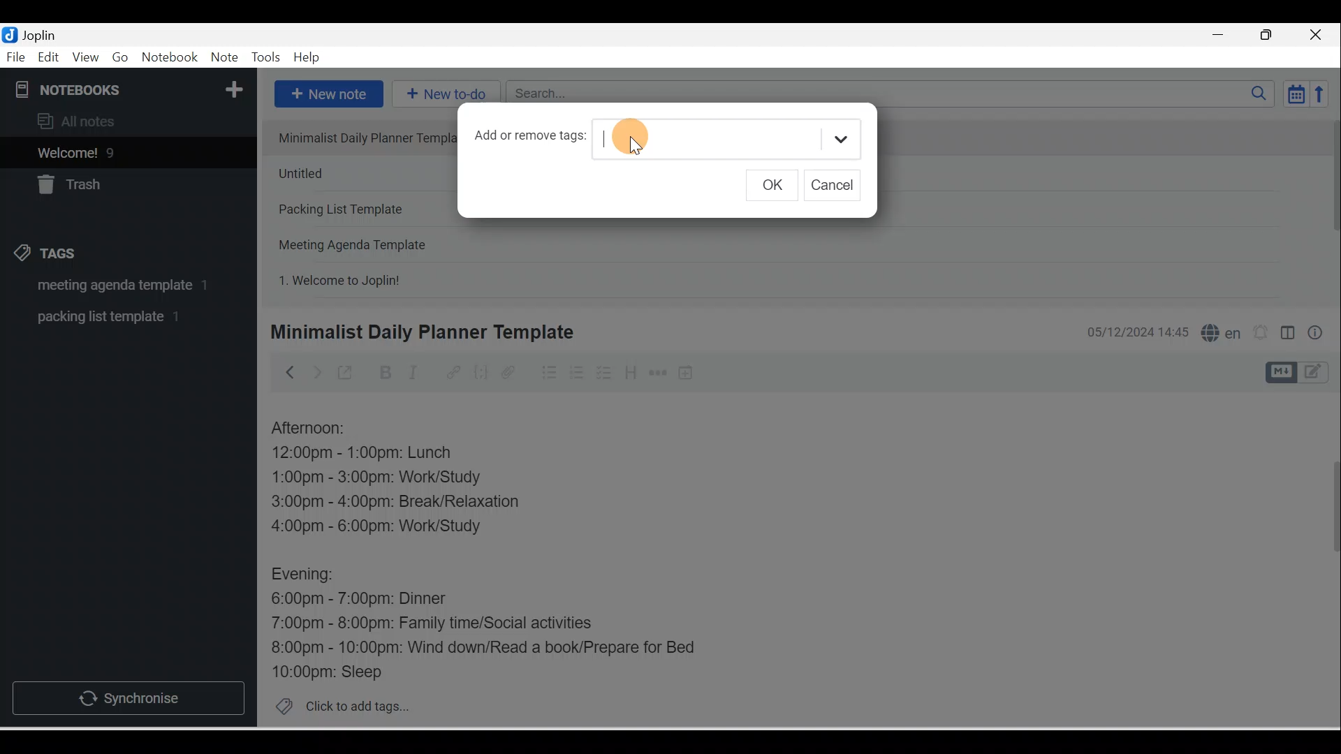 The width and height of the screenshot is (1341, 754). I want to click on Checkbox, so click(603, 373).